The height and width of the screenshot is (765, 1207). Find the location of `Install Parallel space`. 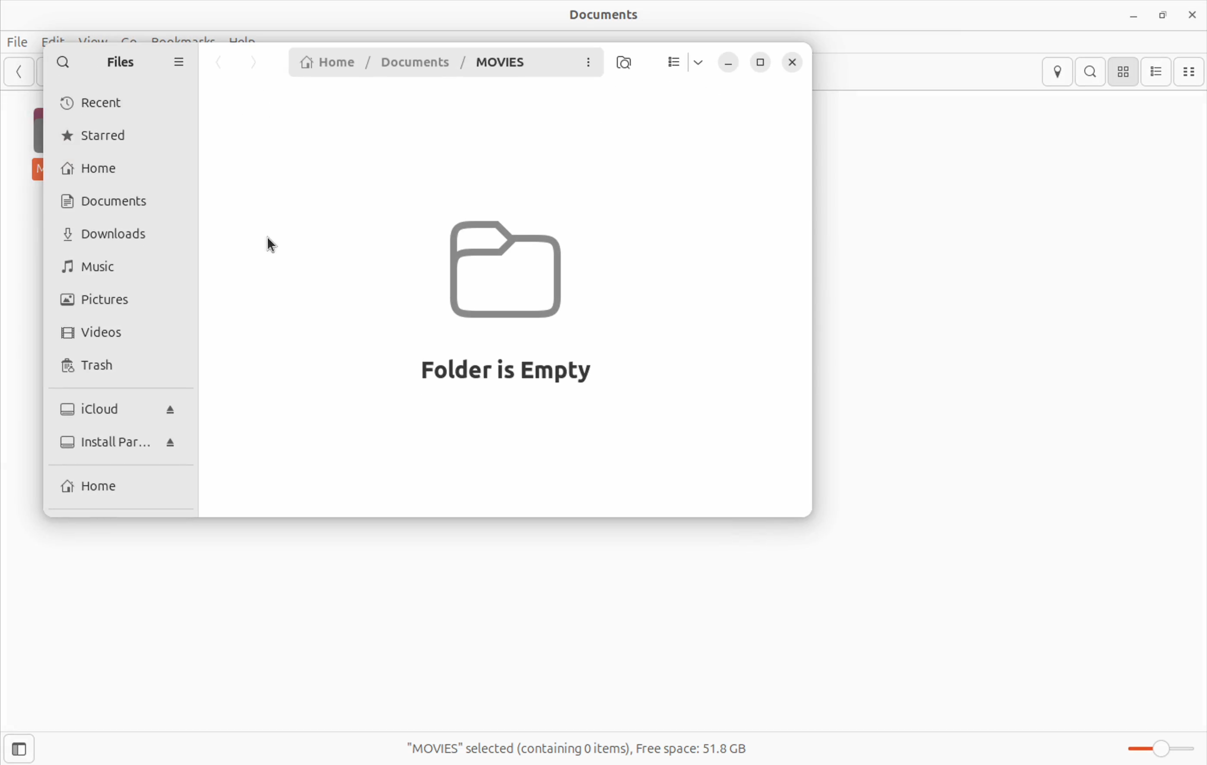

Install Parallel space is located at coordinates (115, 441).